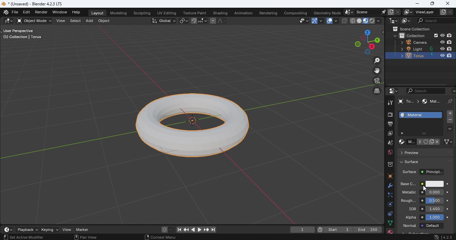 Image resolution: width=456 pixels, height=240 pixels. Describe the element at coordinates (327, 12) in the screenshot. I see `Geometry node` at that location.